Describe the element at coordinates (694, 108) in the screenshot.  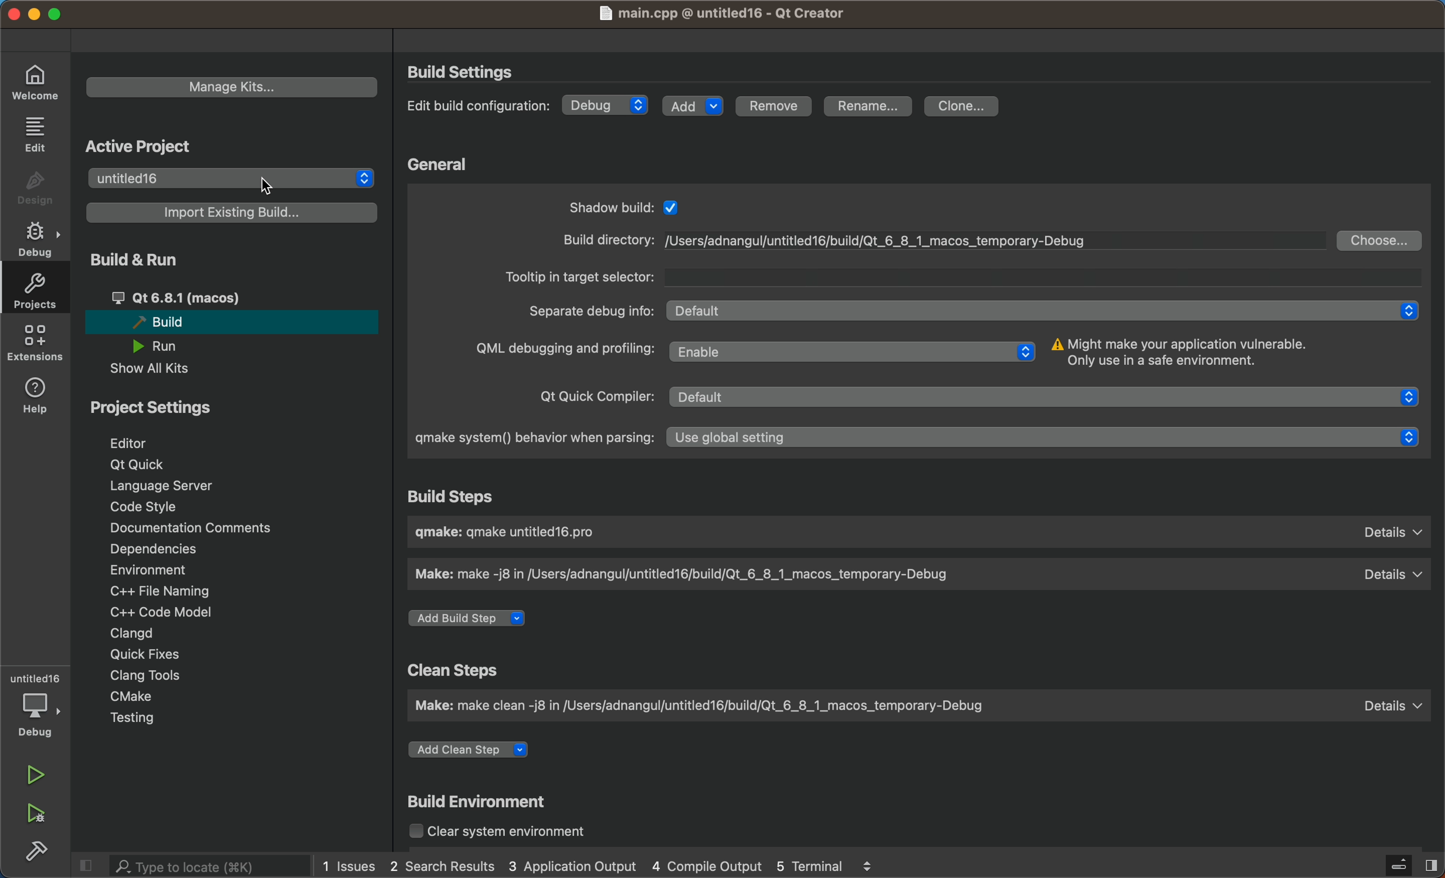
I see `add` at that location.